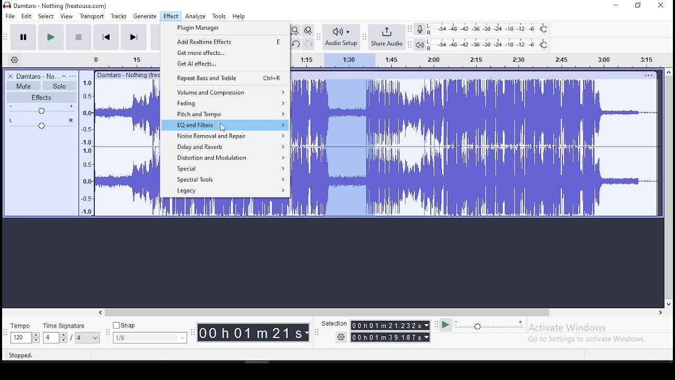 Image resolution: width=675 pixels, height=380 pixels. I want to click on , so click(86, 147).